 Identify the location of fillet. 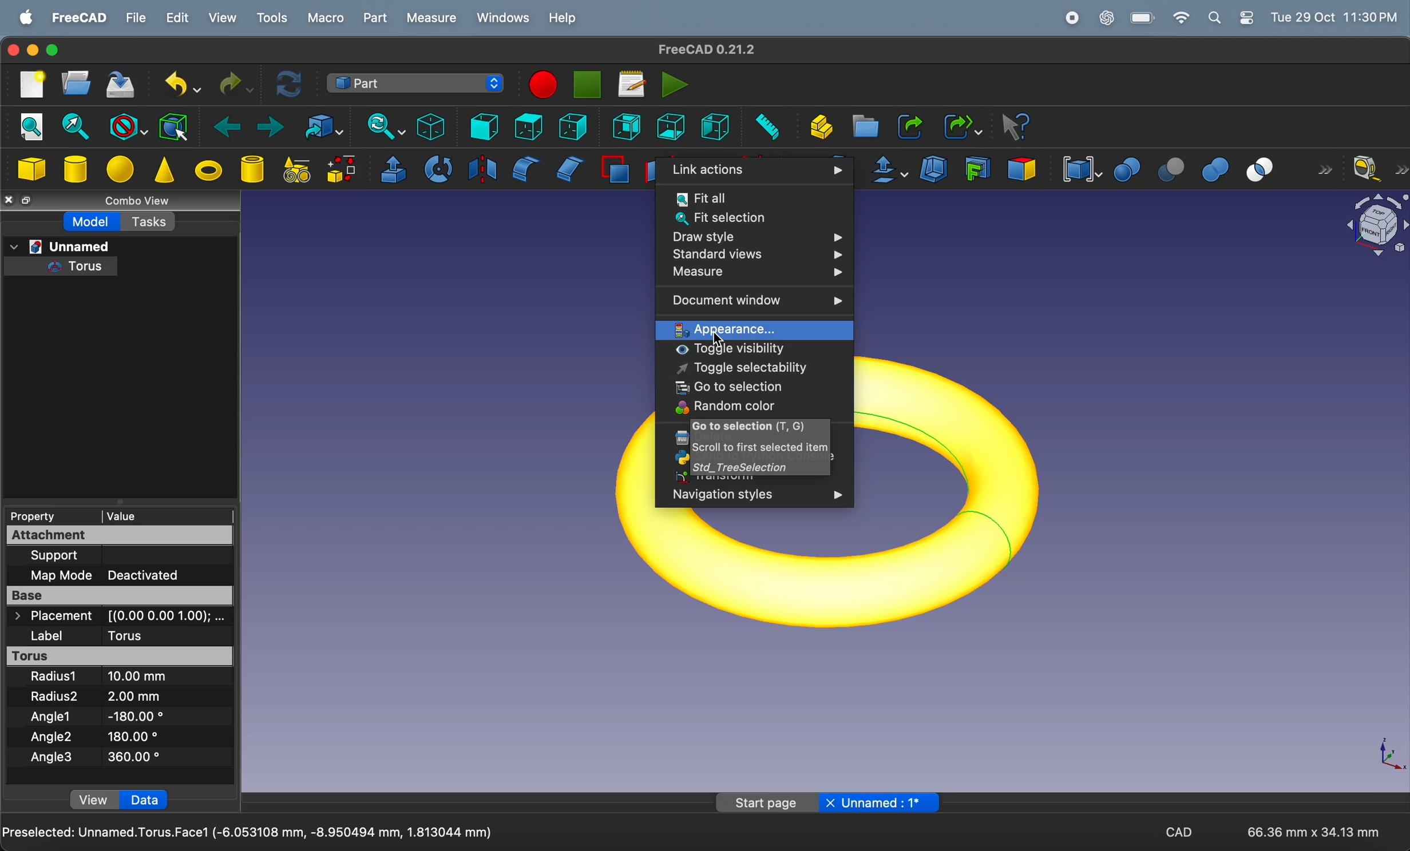
(524, 169).